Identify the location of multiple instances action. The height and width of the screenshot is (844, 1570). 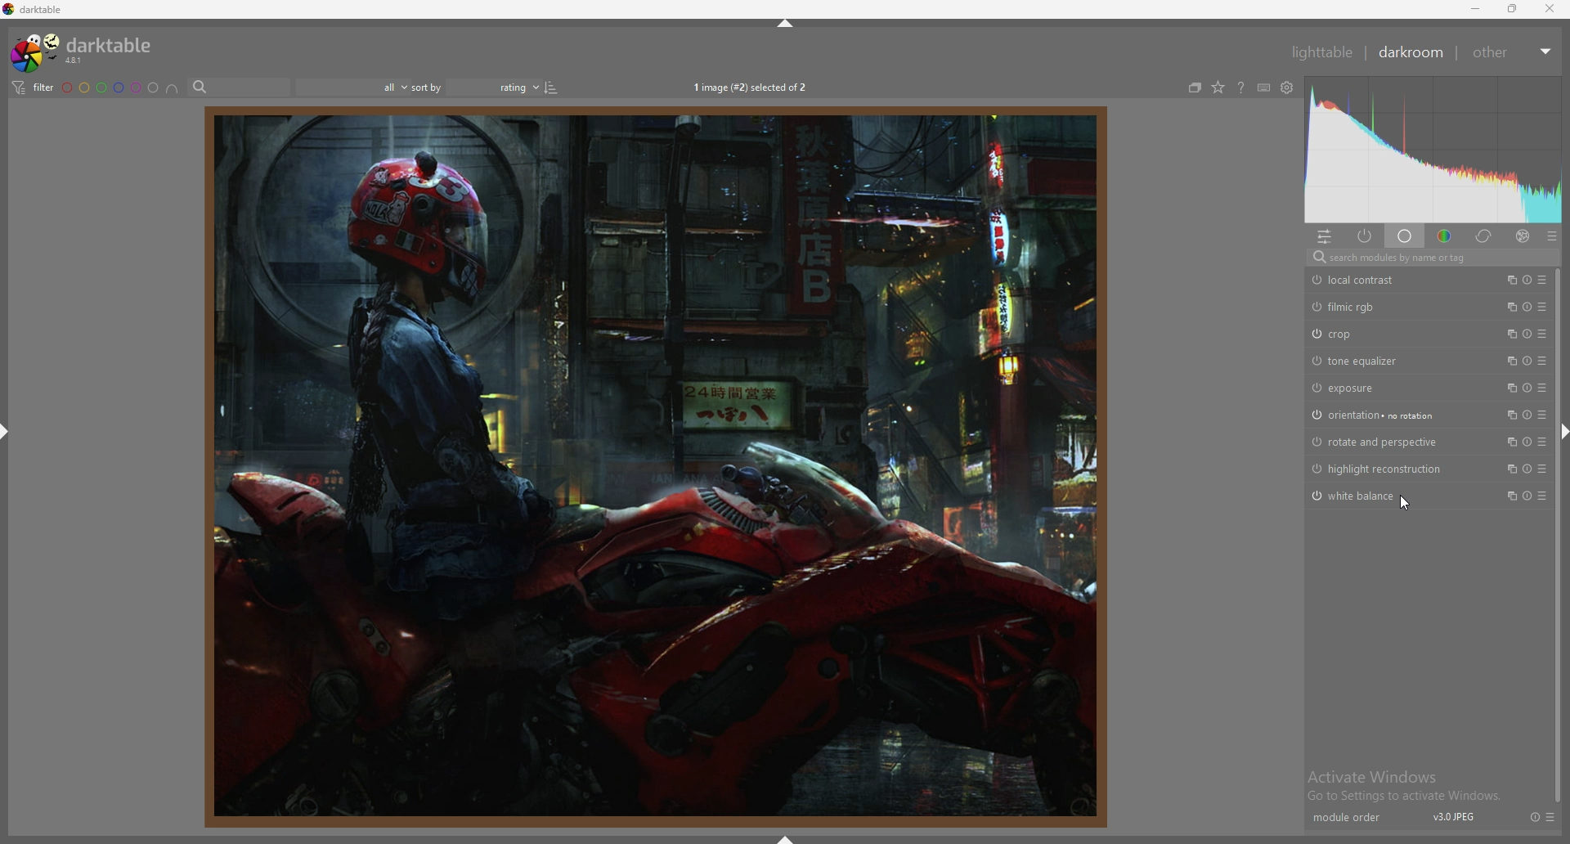
(1506, 280).